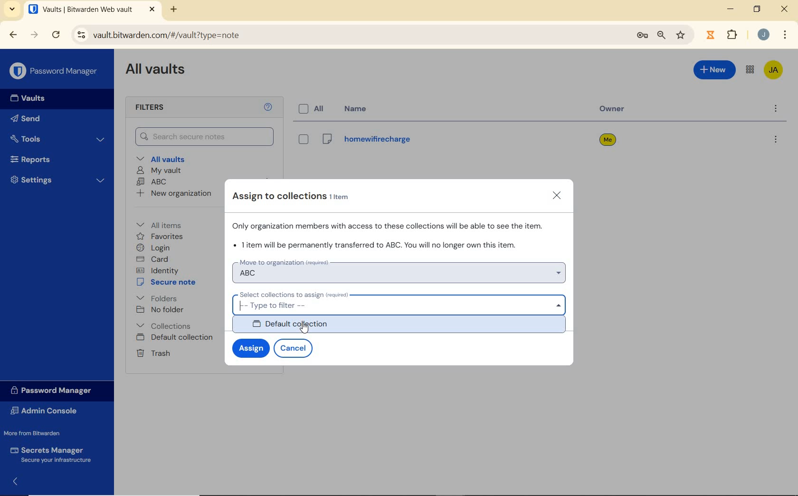 Image resolution: width=798 pixels, height=496 pixels. Describe the element at coordinates (785, 34) in the screenshot. I see `customize Google chrome` at that location.